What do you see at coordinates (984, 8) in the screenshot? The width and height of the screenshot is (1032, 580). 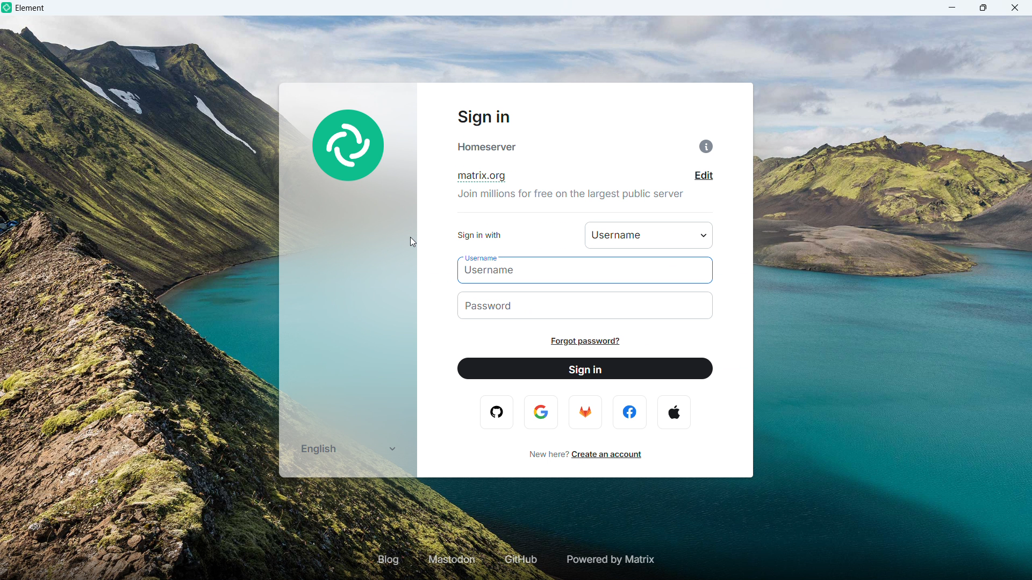 I see `maximize` at bounding box center [984, 8].